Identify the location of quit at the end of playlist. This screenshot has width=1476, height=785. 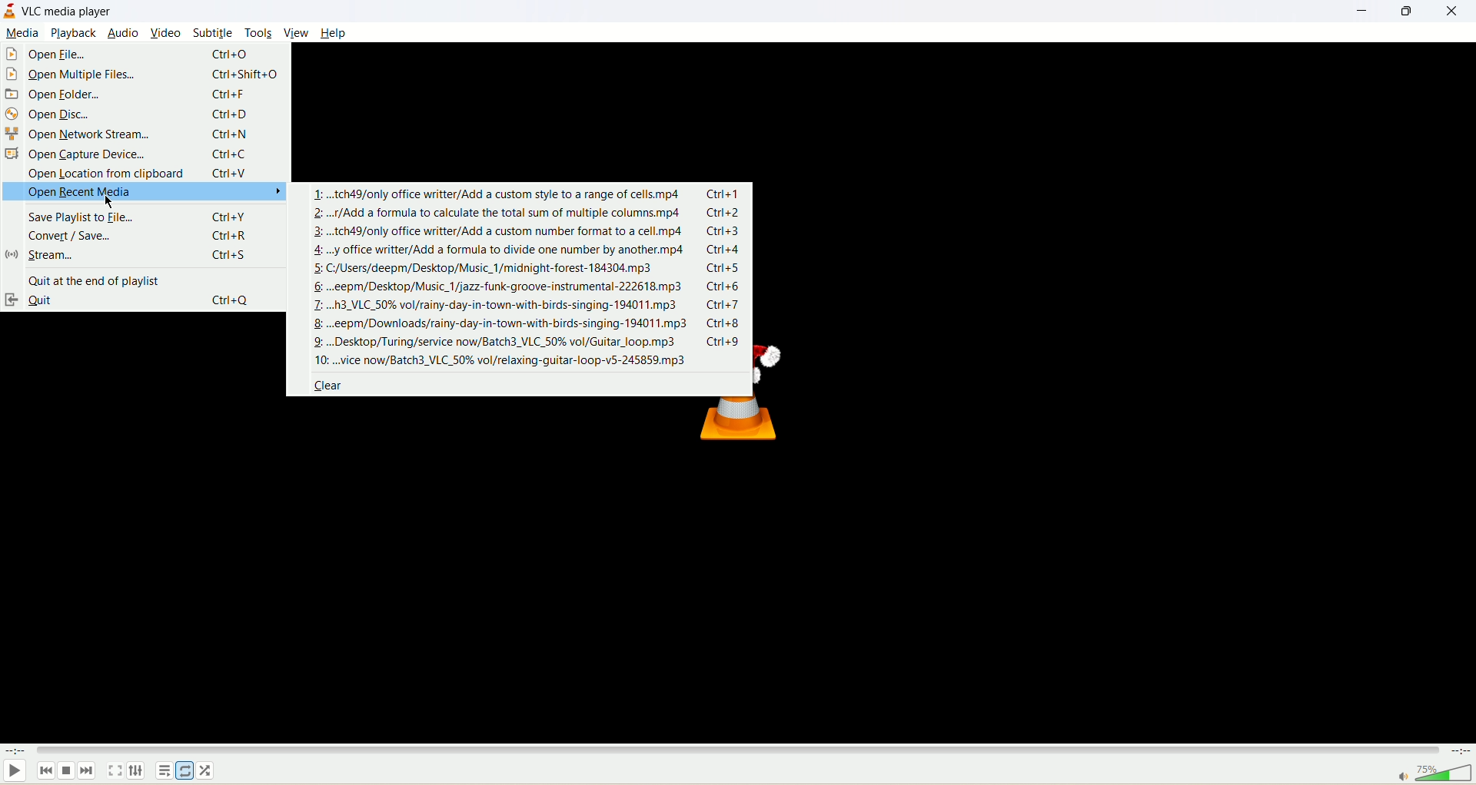
(102, 279).